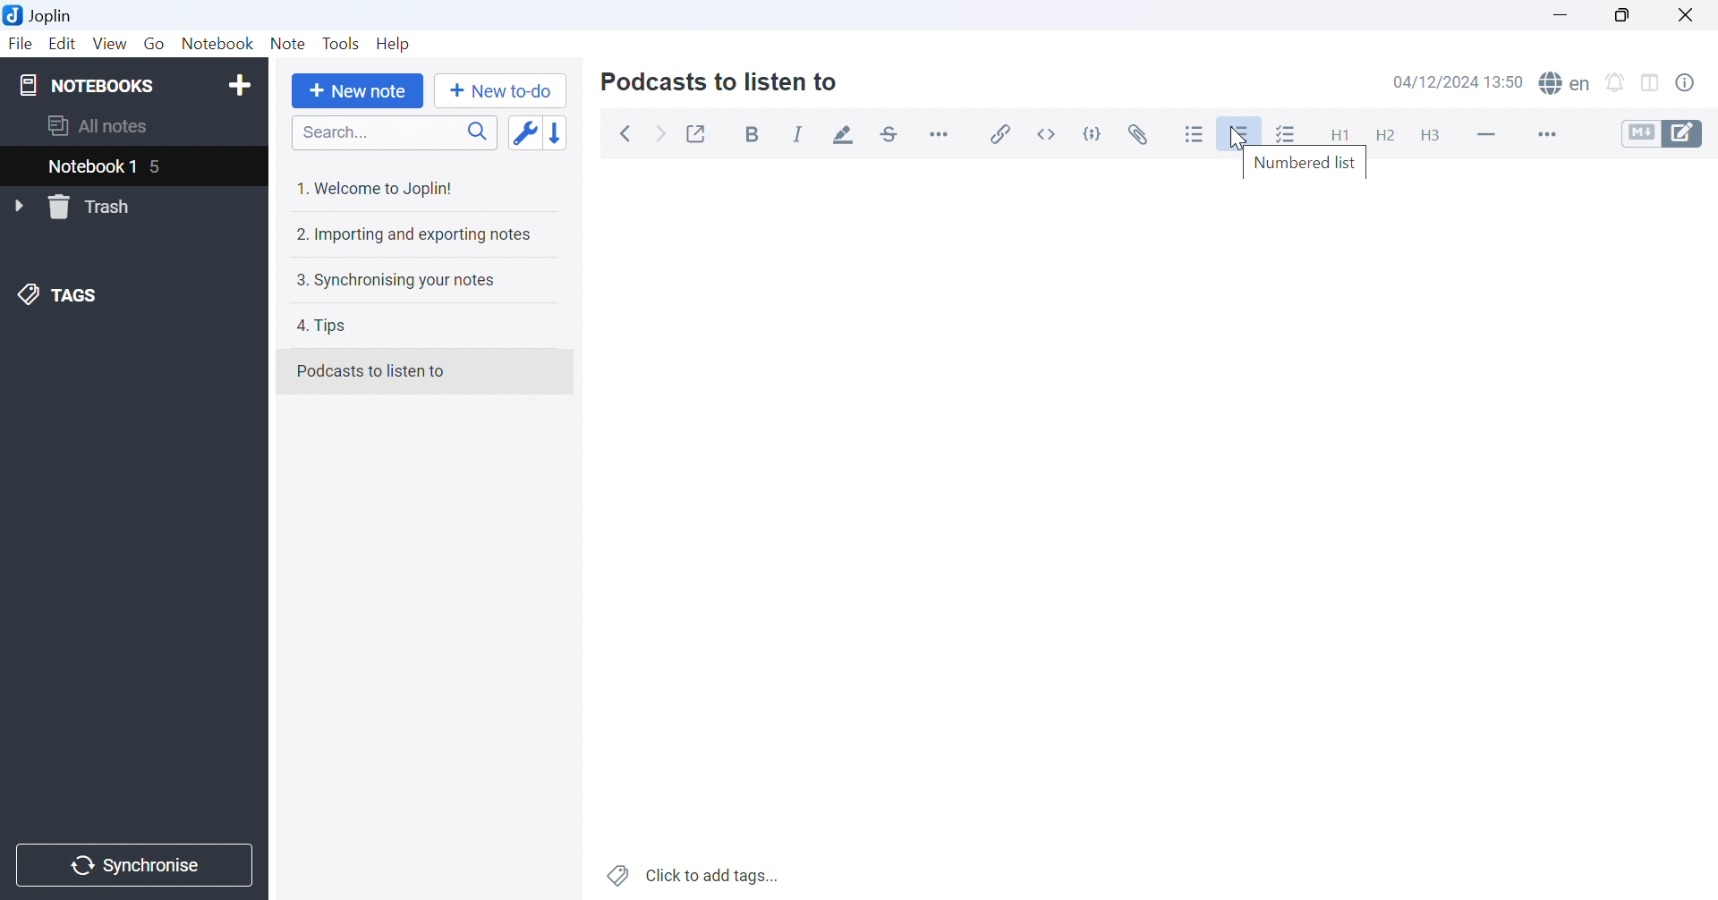  I want to click on More, so click(1544, 133).